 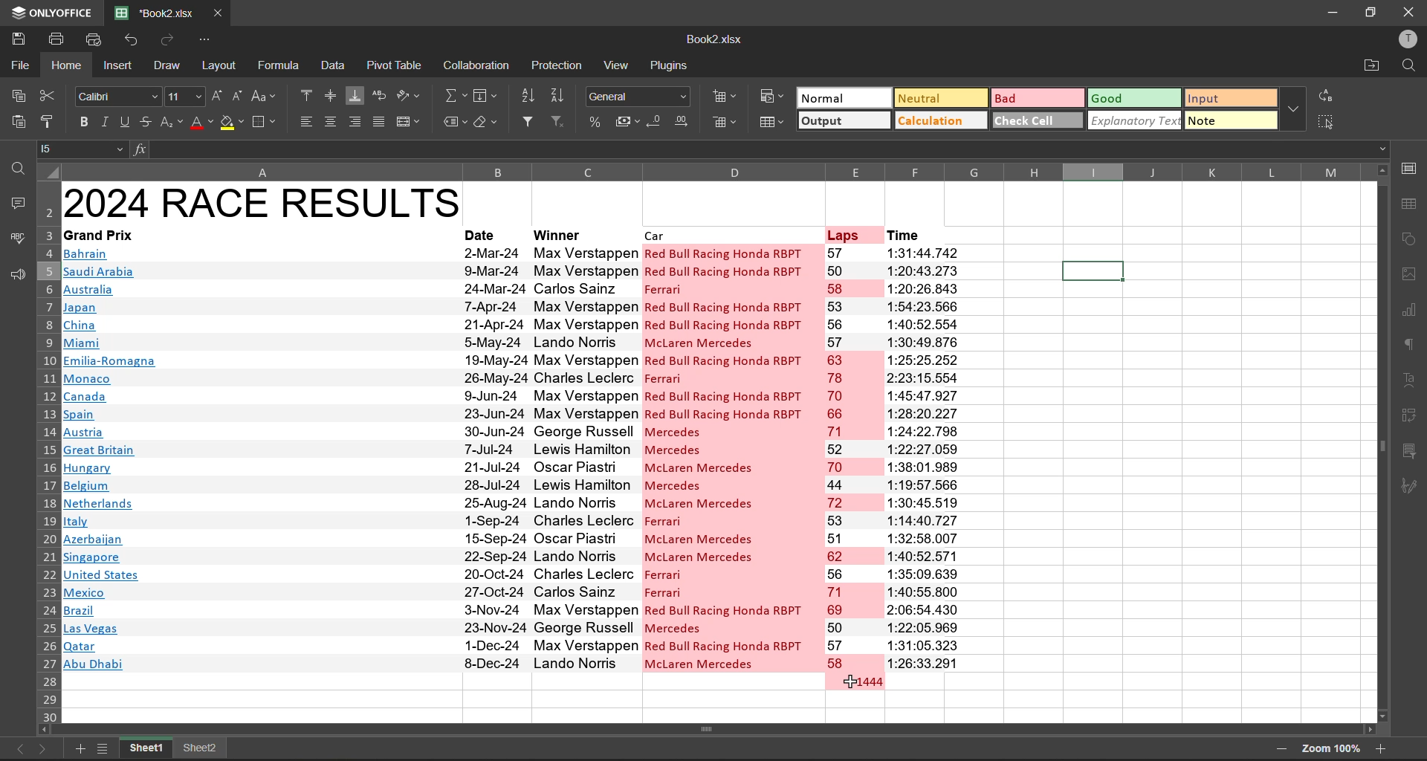 What do you see at coordinates (557, 236) in the screenshot?
I see `winner` at bounding box center [557, 236].